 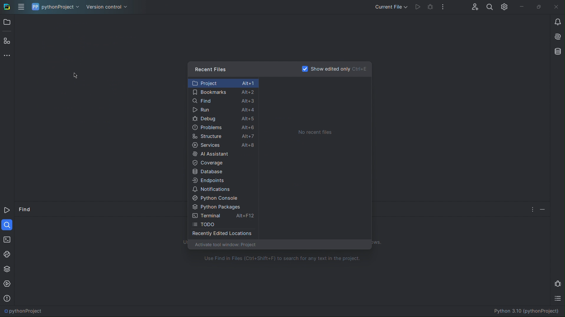 I want to click on Debug, so click(x=223, y=119).